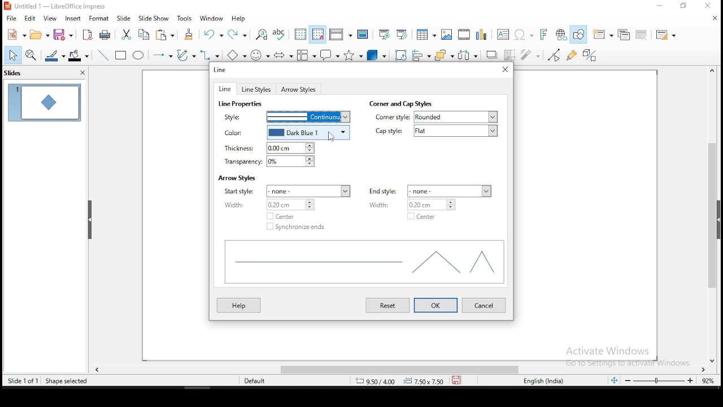  What do you see at coordinates (402, 54) in the screenshot?
I see `rotate` at bounding box center [402, 54].